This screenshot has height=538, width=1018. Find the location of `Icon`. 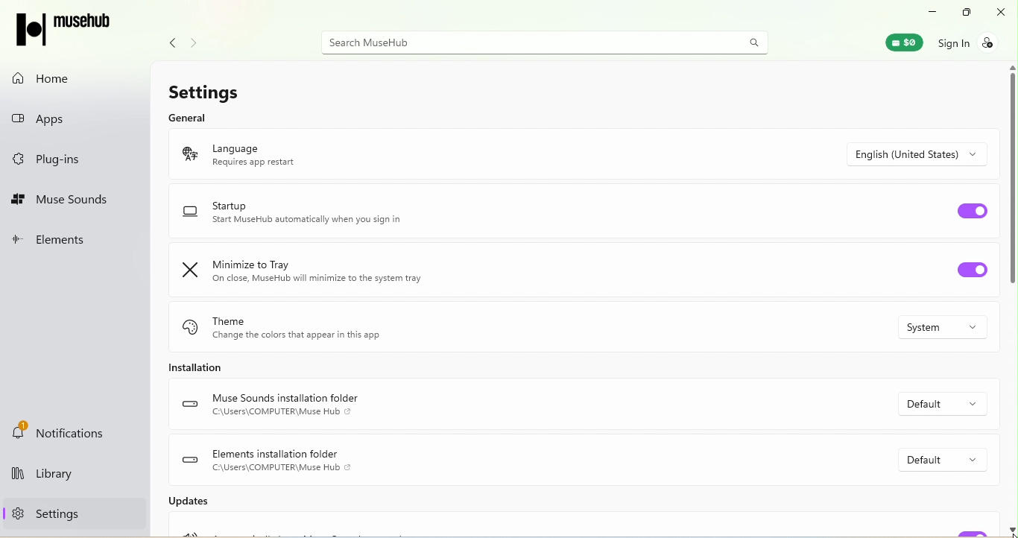

Icon is located at coordinates (191, 404).